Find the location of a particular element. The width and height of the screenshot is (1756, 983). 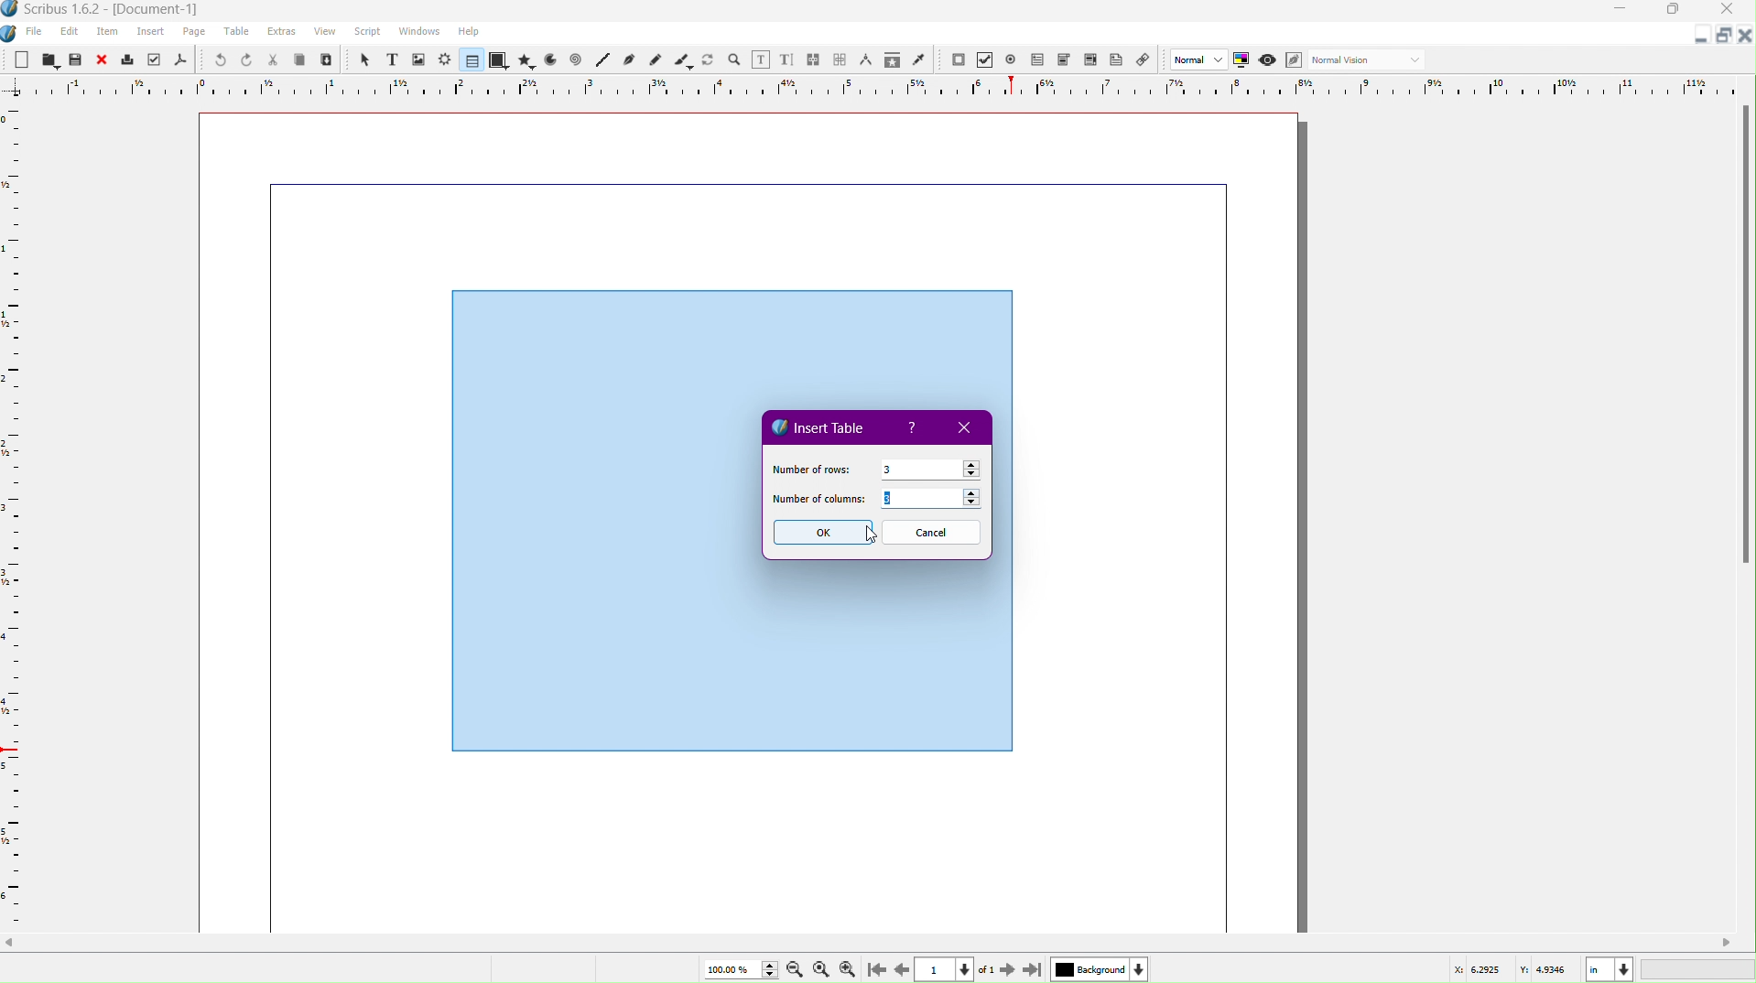

Preview Mode is located at coordinates (1270, 61).